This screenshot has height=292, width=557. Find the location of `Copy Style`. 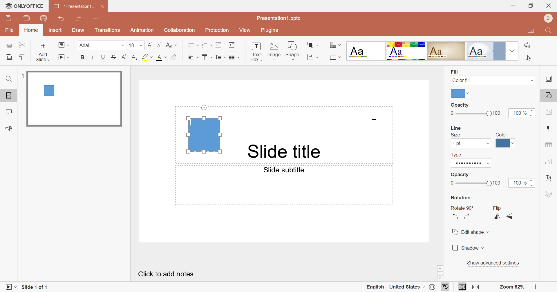

Copy Style is located at coordinates (9, 57).